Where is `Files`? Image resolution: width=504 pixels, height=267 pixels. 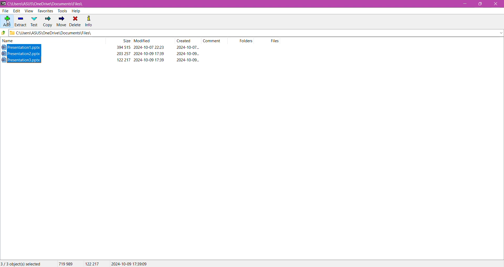 Files is located at coordinates (276, 41).